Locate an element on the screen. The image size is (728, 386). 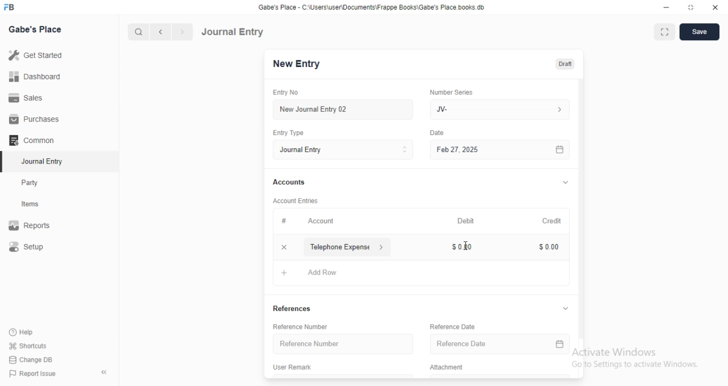
Purchases is located at coordinates (32, 118).